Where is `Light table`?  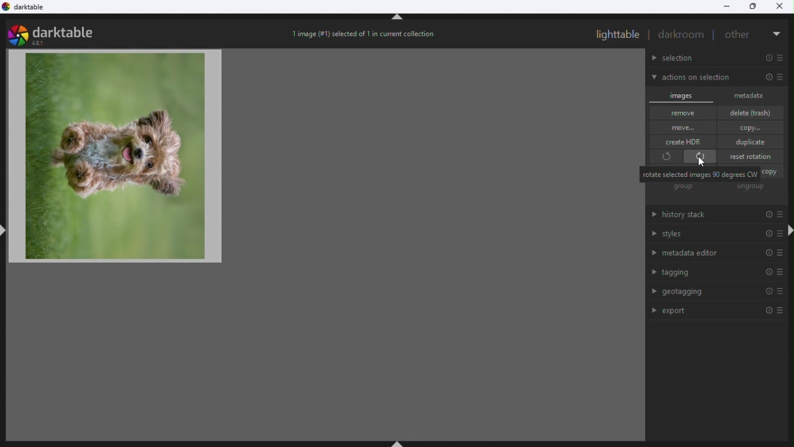 Light table is located at coordinates (618, 34).